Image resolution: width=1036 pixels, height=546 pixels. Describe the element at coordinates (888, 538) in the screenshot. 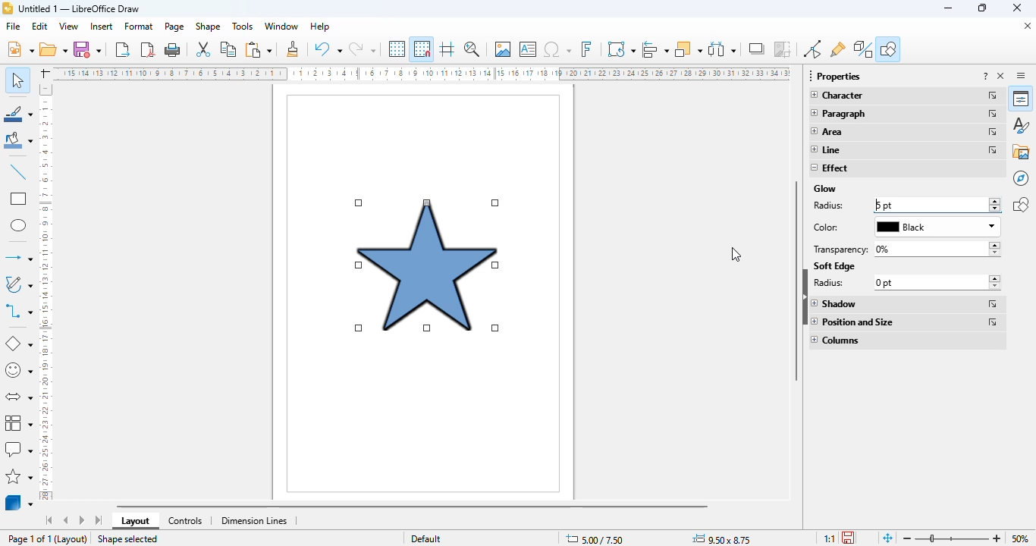

I see `fit page to current window` at that location.